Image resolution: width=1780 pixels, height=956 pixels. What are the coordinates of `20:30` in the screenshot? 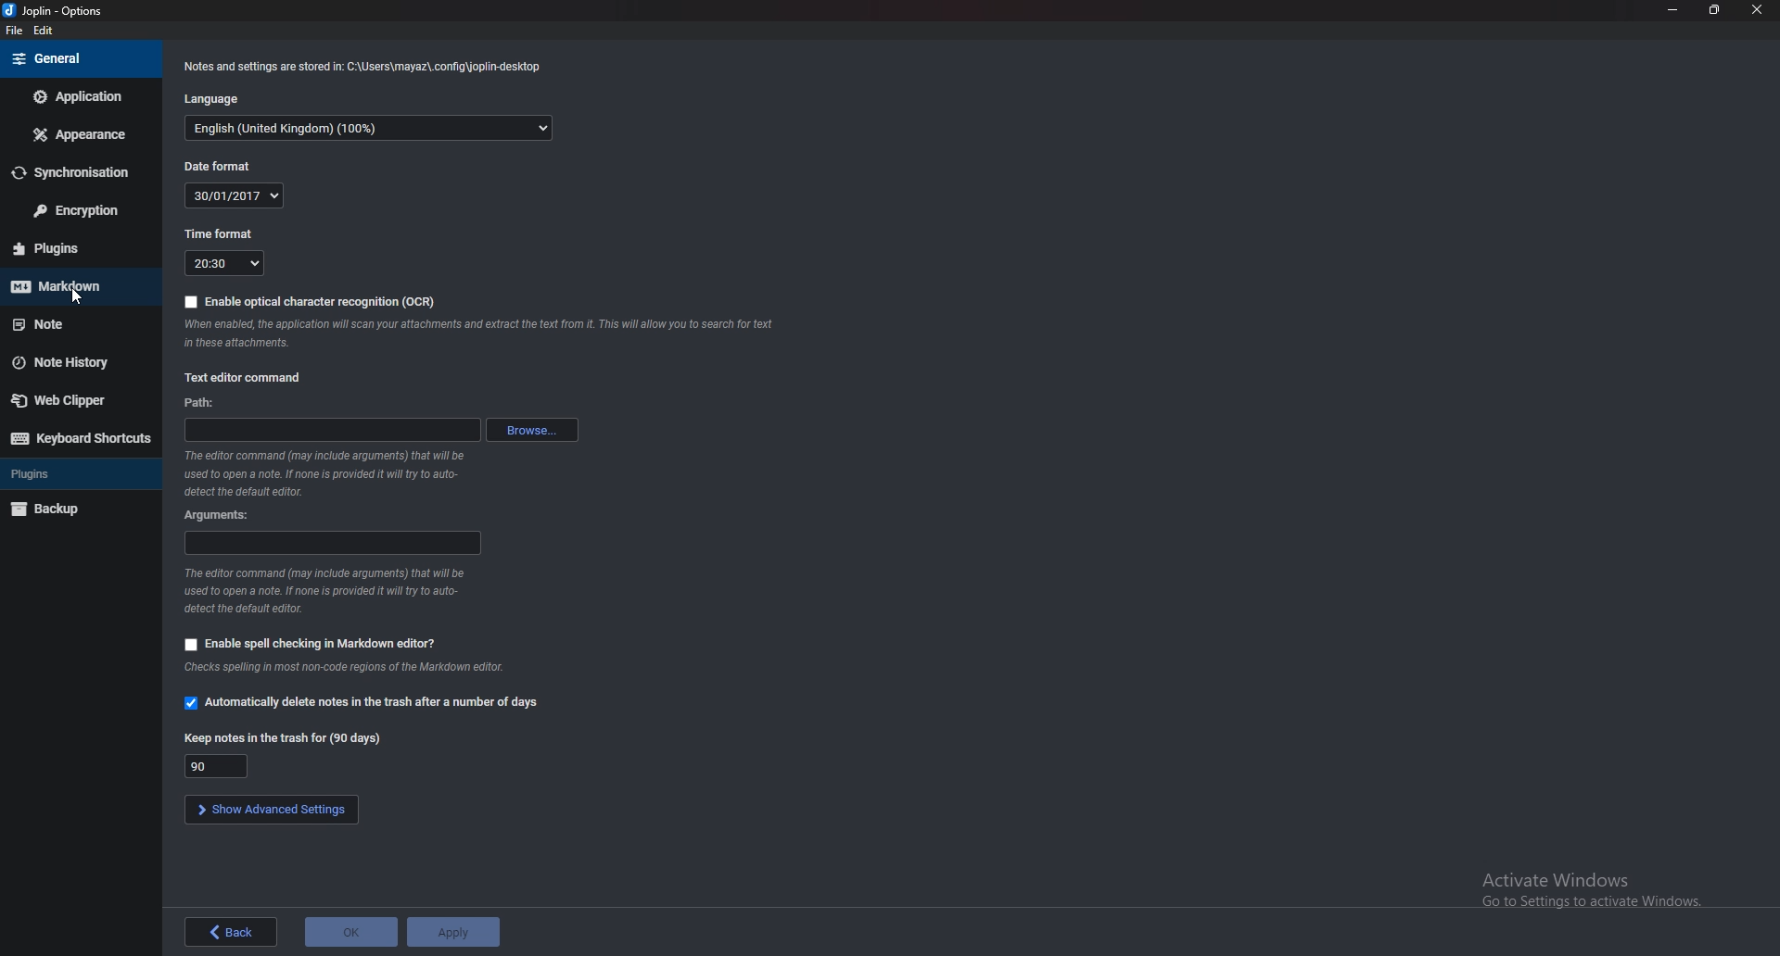 It's located at (224, 263).